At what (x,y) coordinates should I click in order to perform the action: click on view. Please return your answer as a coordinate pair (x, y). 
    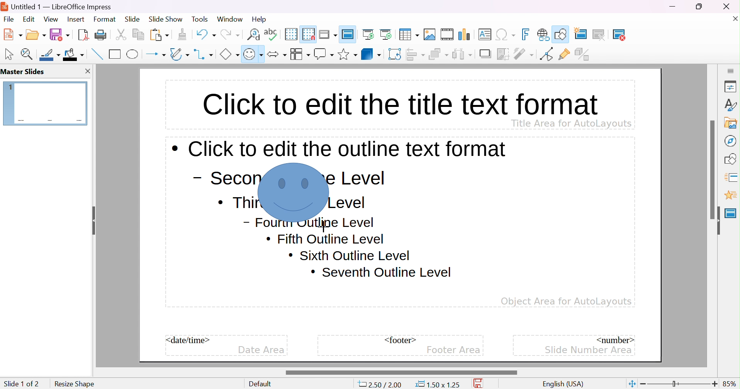
    Looking at the image, I should click on (51, 19).